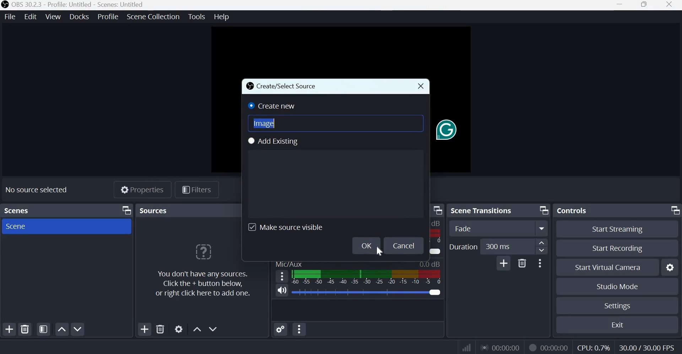 The height and width of the screenshot is (354, 682). I want to click on Minimize, so click(621, 5).